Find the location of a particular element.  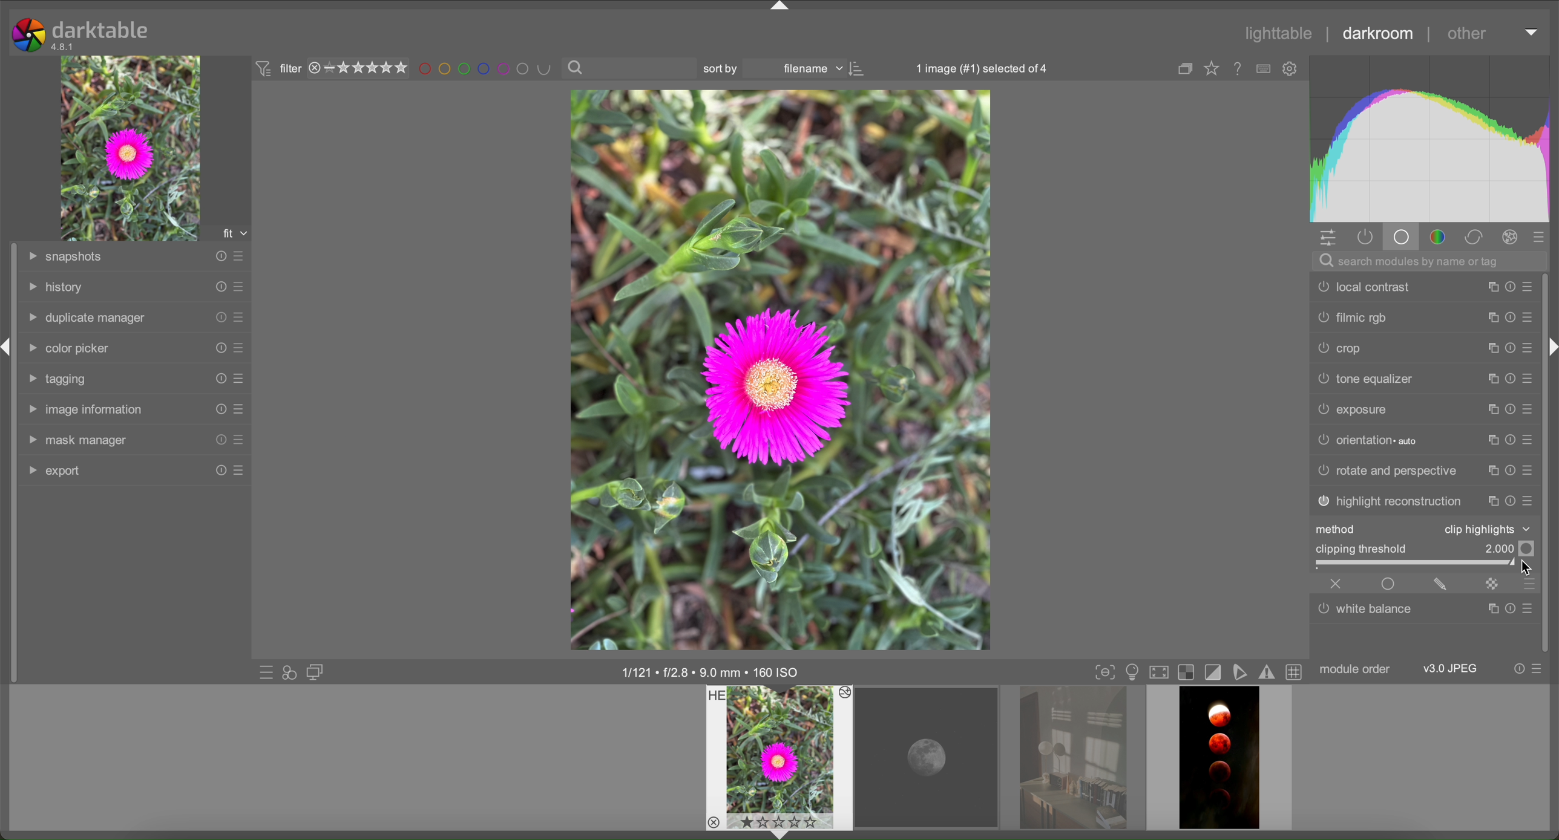

reset presets is located at coordinates (220, 287).